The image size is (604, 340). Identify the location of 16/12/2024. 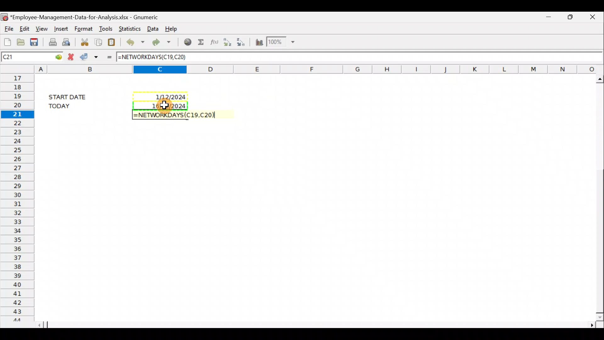
(168, 105).